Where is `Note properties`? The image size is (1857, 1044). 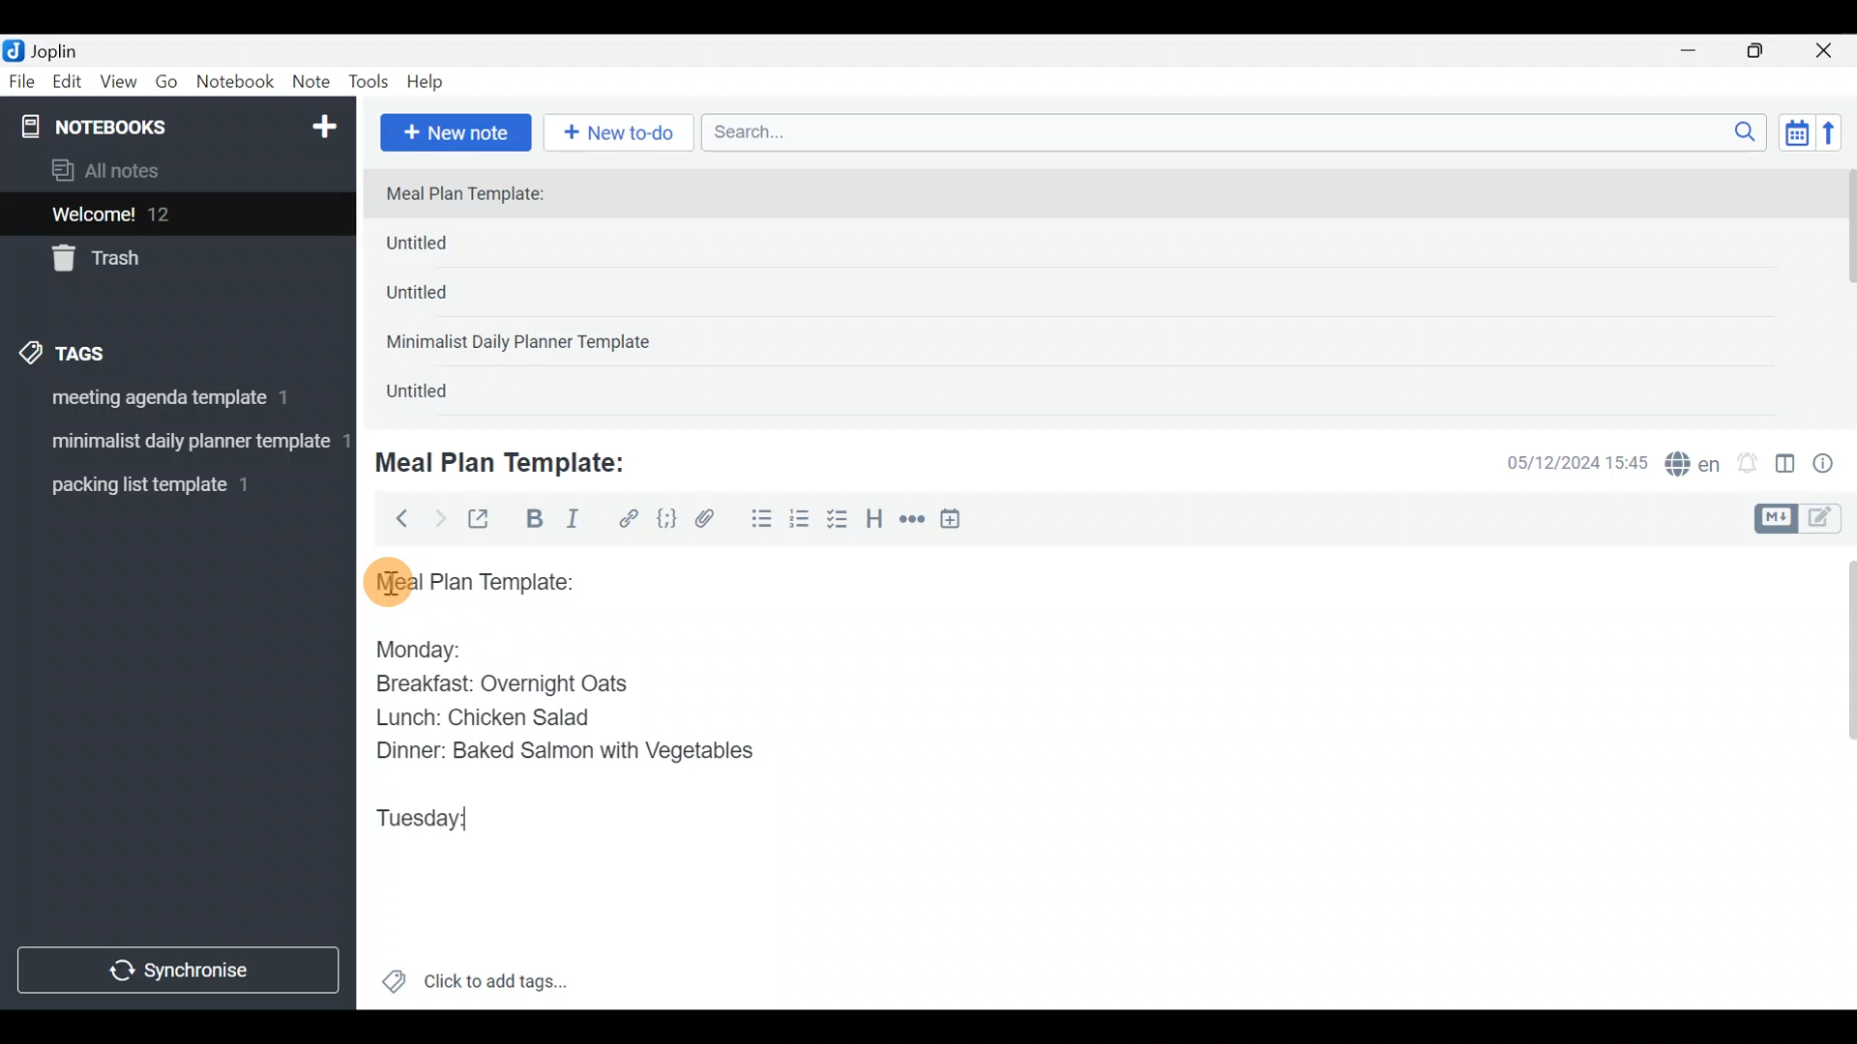 Note properties is located at coordinates (1832, 465).